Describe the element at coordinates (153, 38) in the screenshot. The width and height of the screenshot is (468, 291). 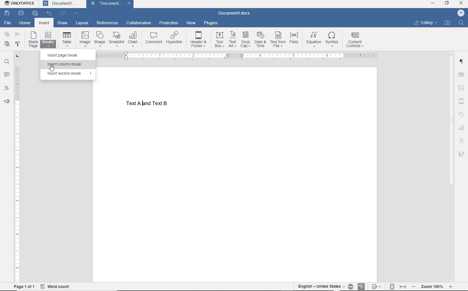
I see `COMMENT` at that location.